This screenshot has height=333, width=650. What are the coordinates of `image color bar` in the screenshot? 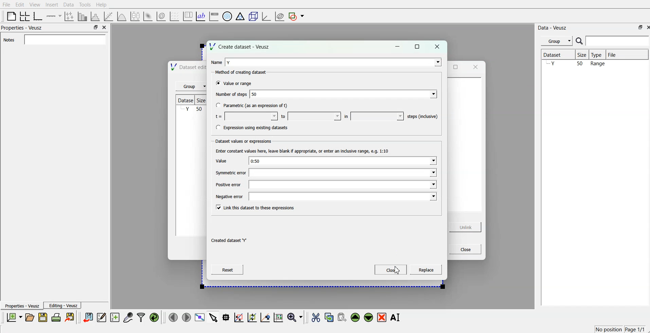 It's located at (214, 16).